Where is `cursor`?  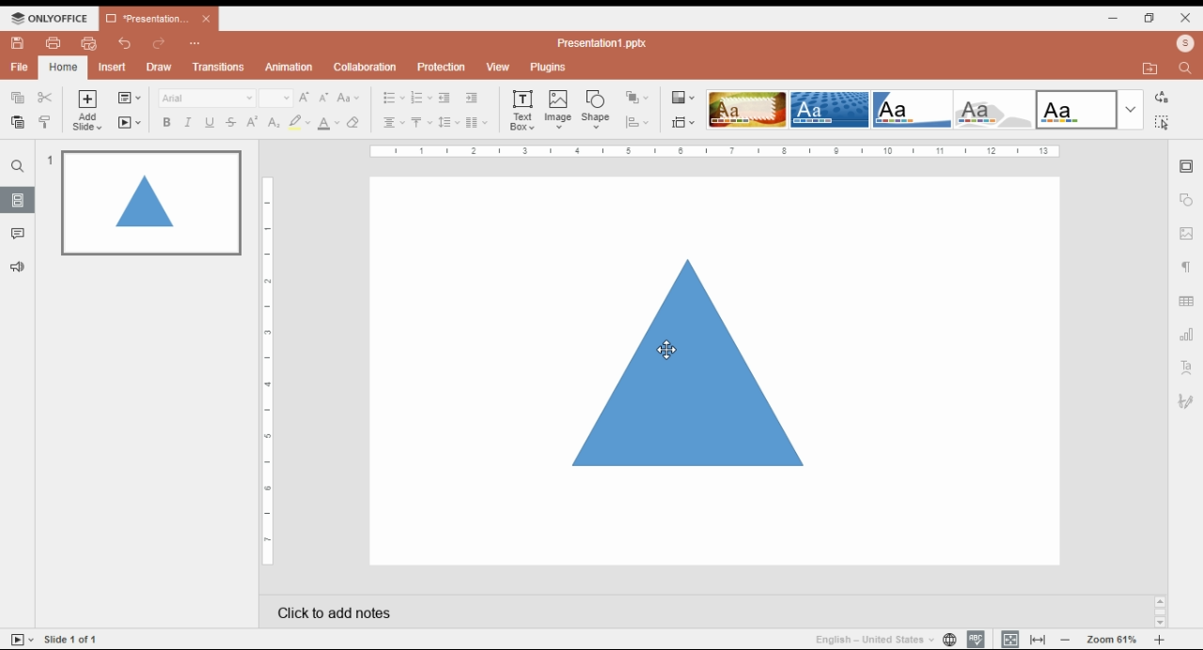 cursor is located at coordinates (668, 352).